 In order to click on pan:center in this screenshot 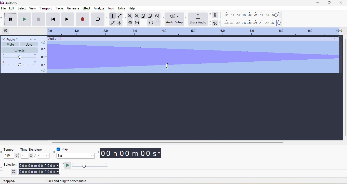, I will do `click(20, 63)`.